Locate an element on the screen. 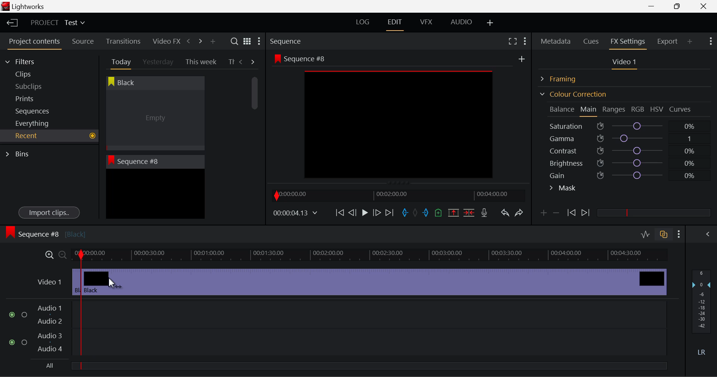  slider is located at coordinates (369, 365).